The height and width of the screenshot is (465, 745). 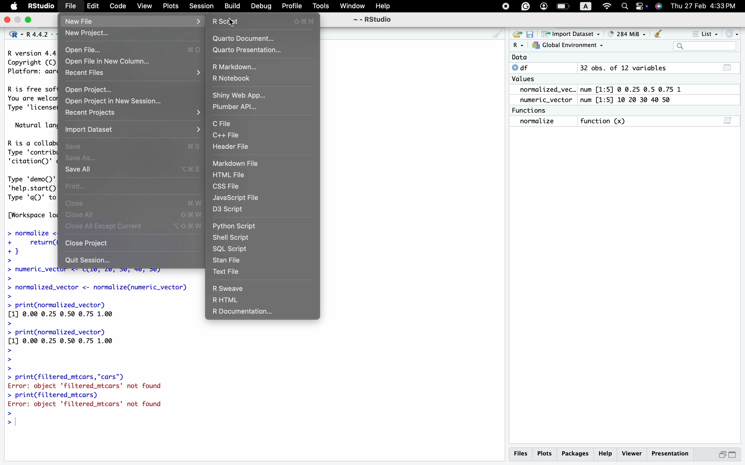 I want to click on Edit, so click(x=94, y=7).